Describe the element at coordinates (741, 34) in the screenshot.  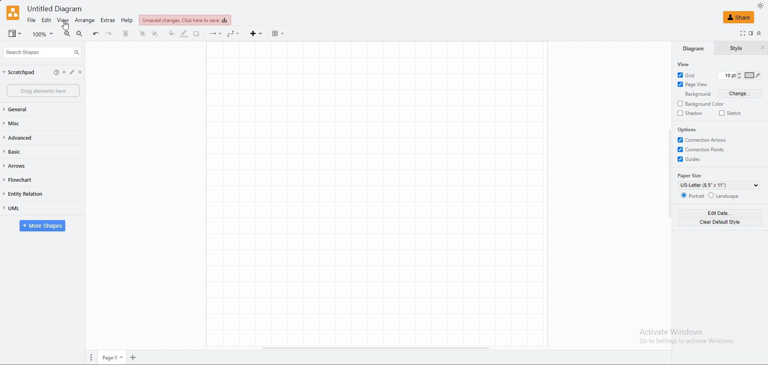
I see `full screen` at that location.